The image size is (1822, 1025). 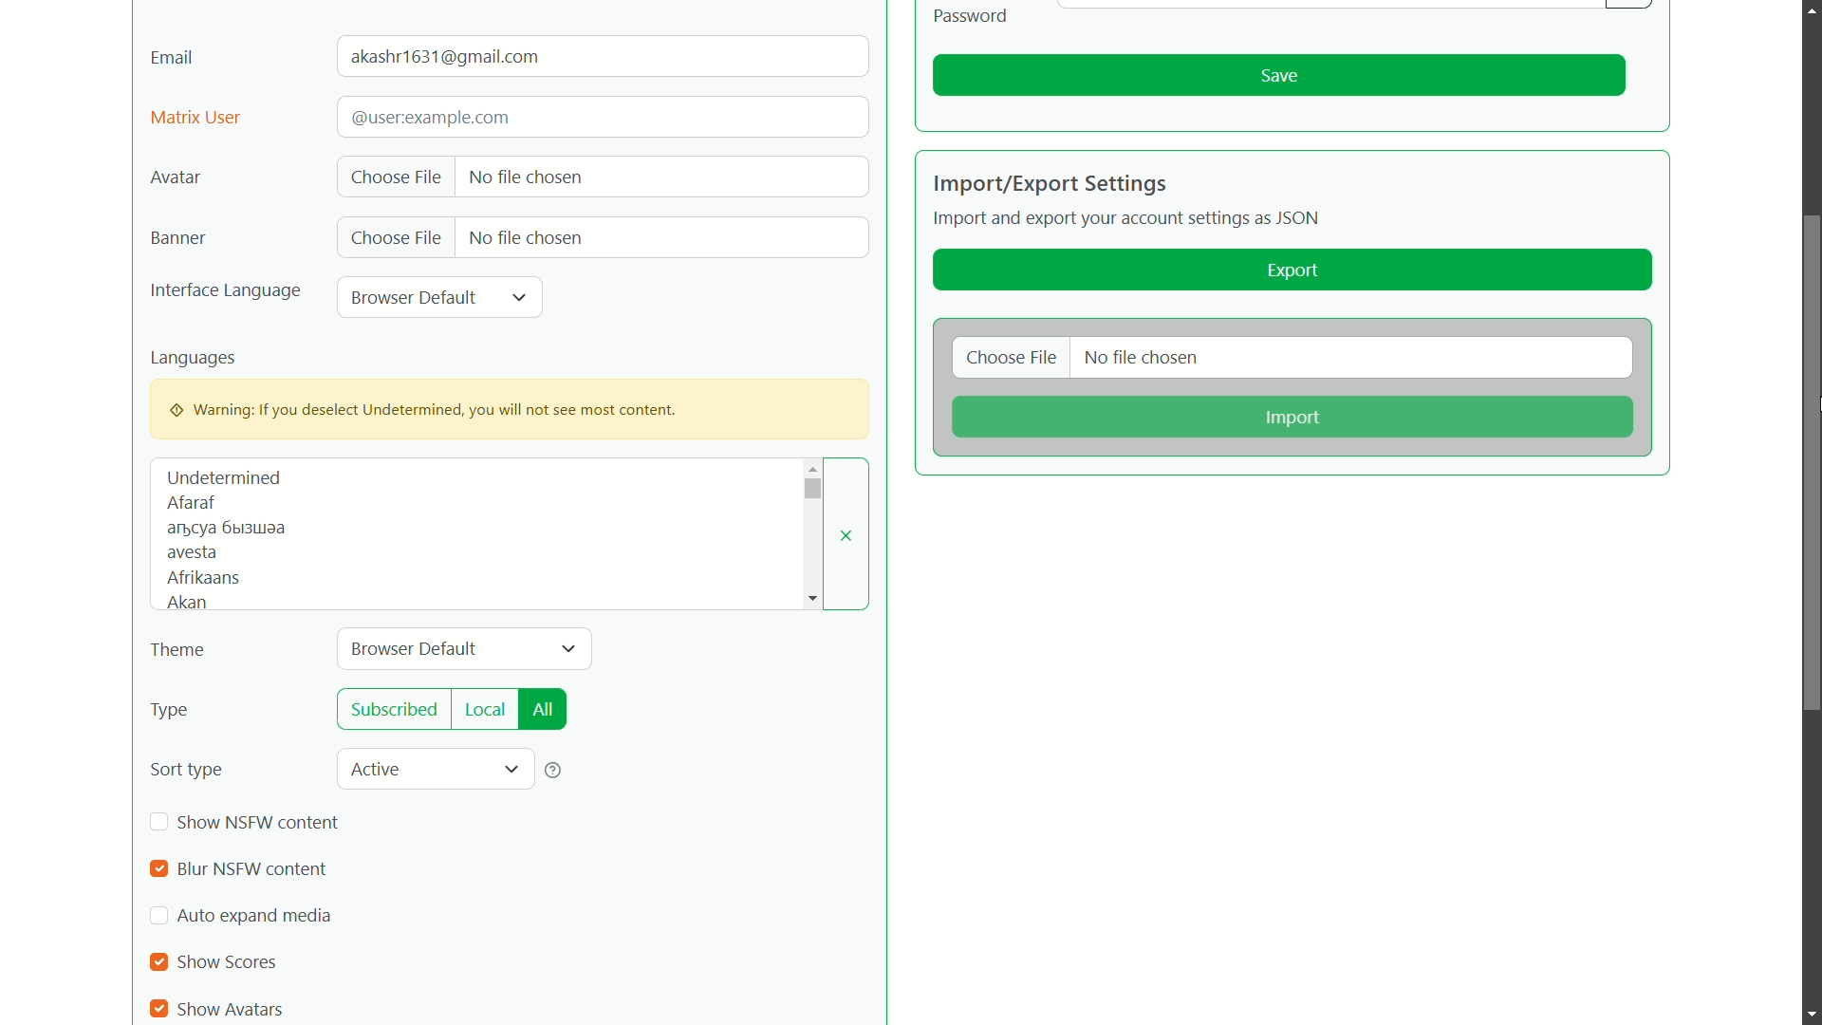 What do you see at coordinates (160, 823) in the screenshot?
I see `checkbox` at bounding box center [160, 823].